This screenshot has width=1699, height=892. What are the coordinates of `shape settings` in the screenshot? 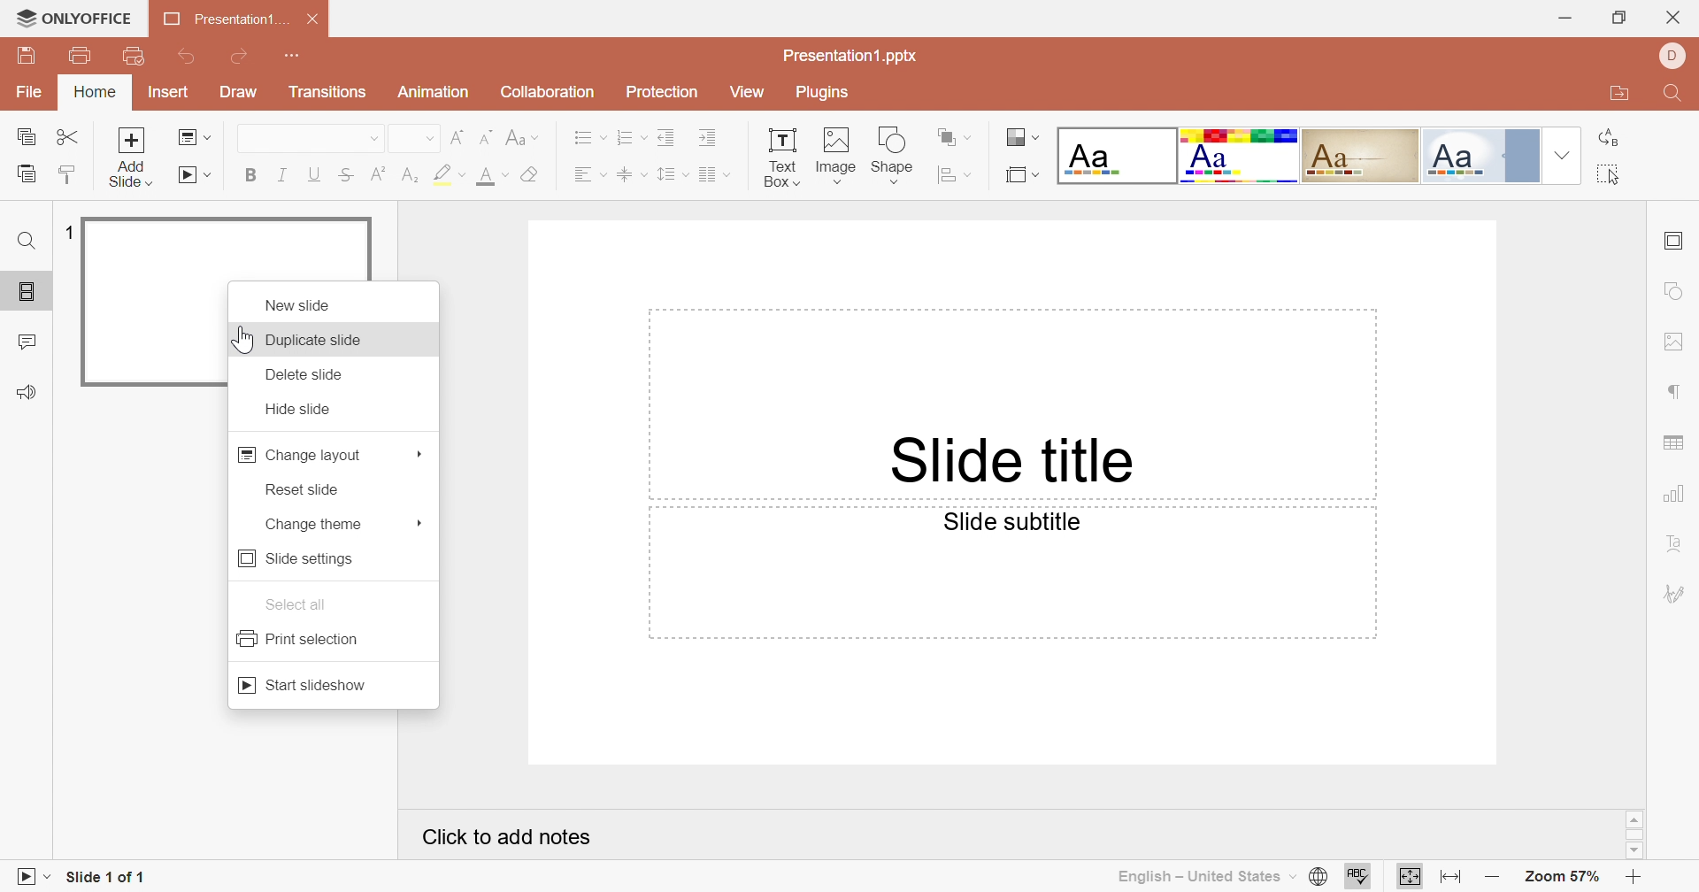 It's located at (1675, 292).